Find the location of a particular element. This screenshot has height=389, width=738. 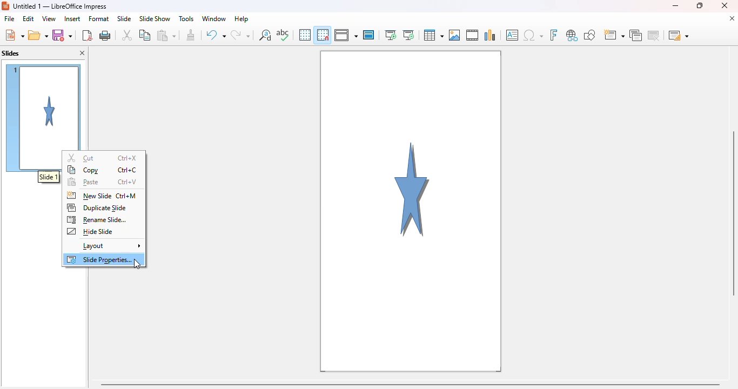

insert chart is located at coordinates (491, 35).